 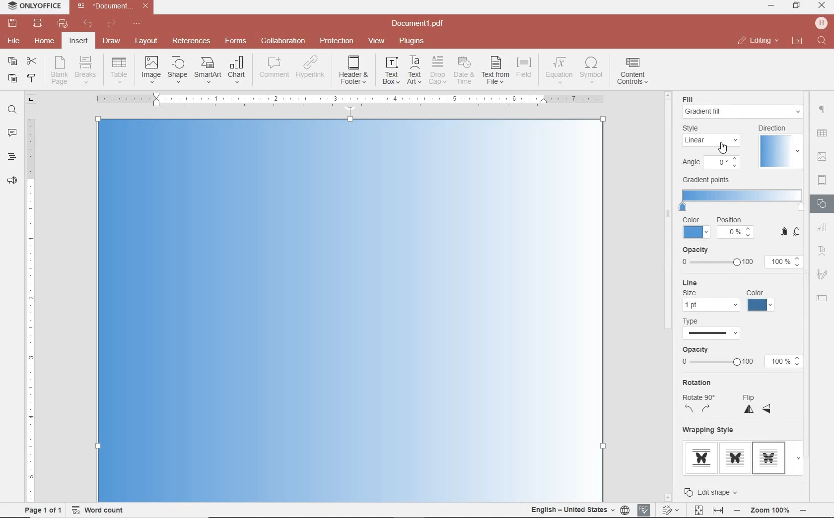 I want to click on reference, so click(x=190, y=41).